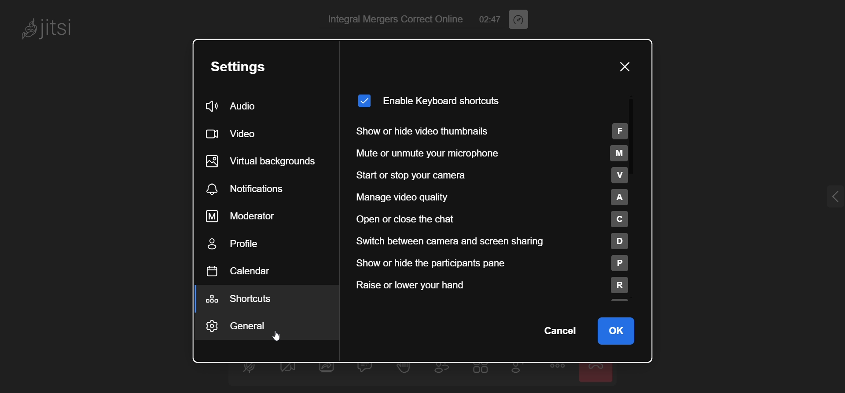  What do you see at coordinates (559, 331) in the screenshot?
I see `cancel` at bounding box center [559, 331].